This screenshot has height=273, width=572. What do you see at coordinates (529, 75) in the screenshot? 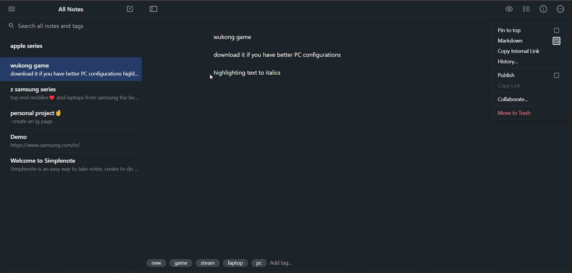
I see `publish` at bounding box center [529, 75].